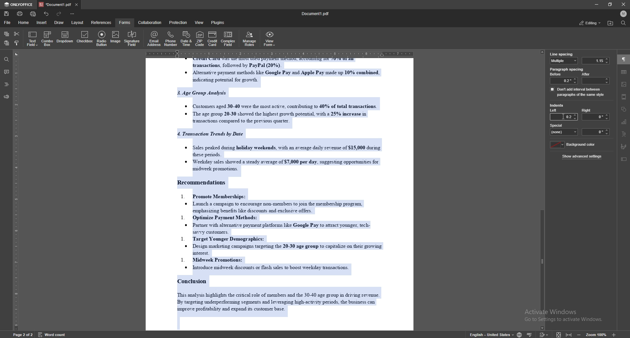 This screenshot has height=338, width=630. I want to click on paste, so click(6, 43).